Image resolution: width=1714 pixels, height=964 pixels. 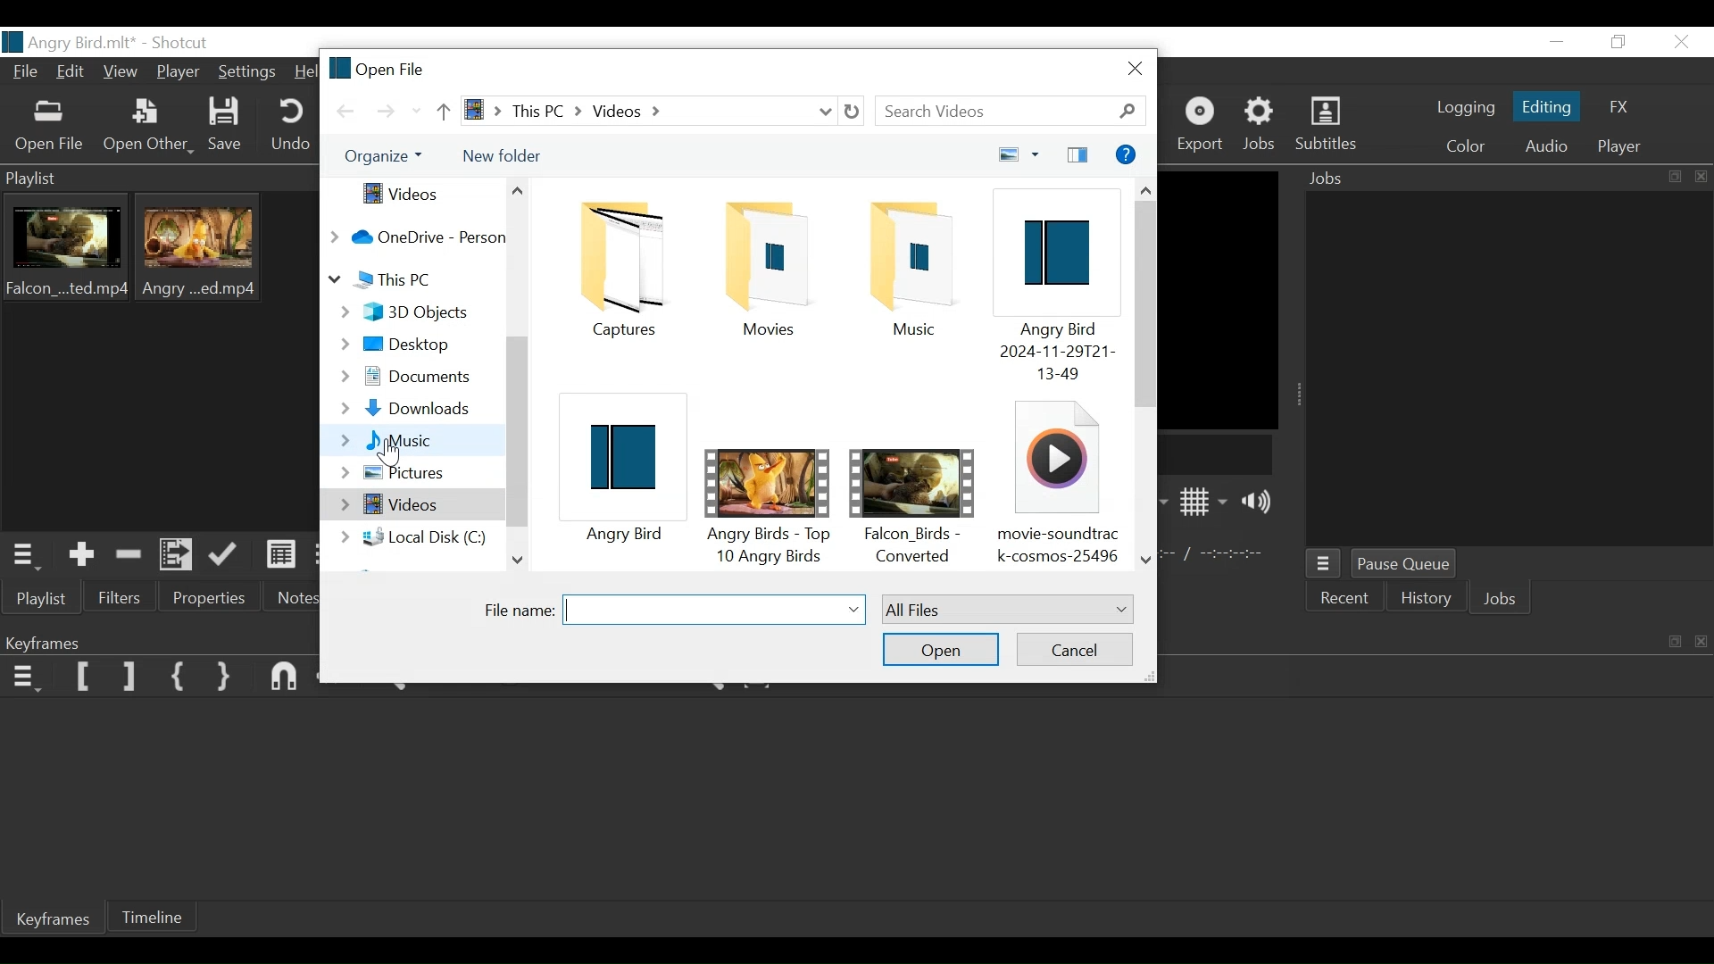 What do you see at coordinates (1460, 110) in the screenshot?
I see `logging` at bounding box center [1460, 110].